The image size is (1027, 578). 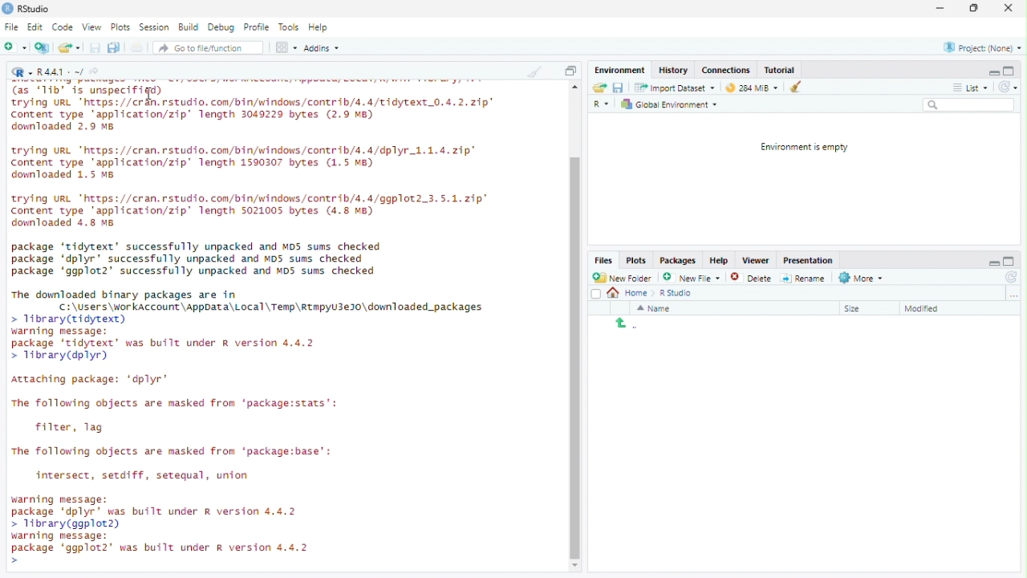 What do you see at coordinates (321, 47) in the screenshot?
I see `Addins ~` at bounding box center [321, 47].